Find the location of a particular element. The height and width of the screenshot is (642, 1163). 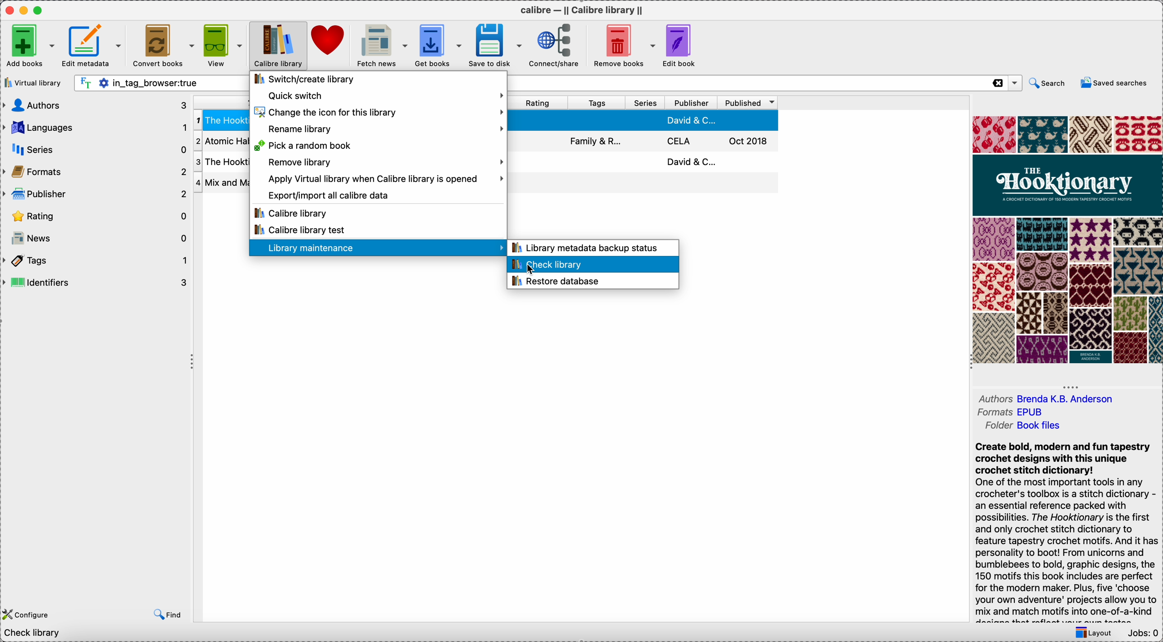

configure is located at coordinates (27, 614).